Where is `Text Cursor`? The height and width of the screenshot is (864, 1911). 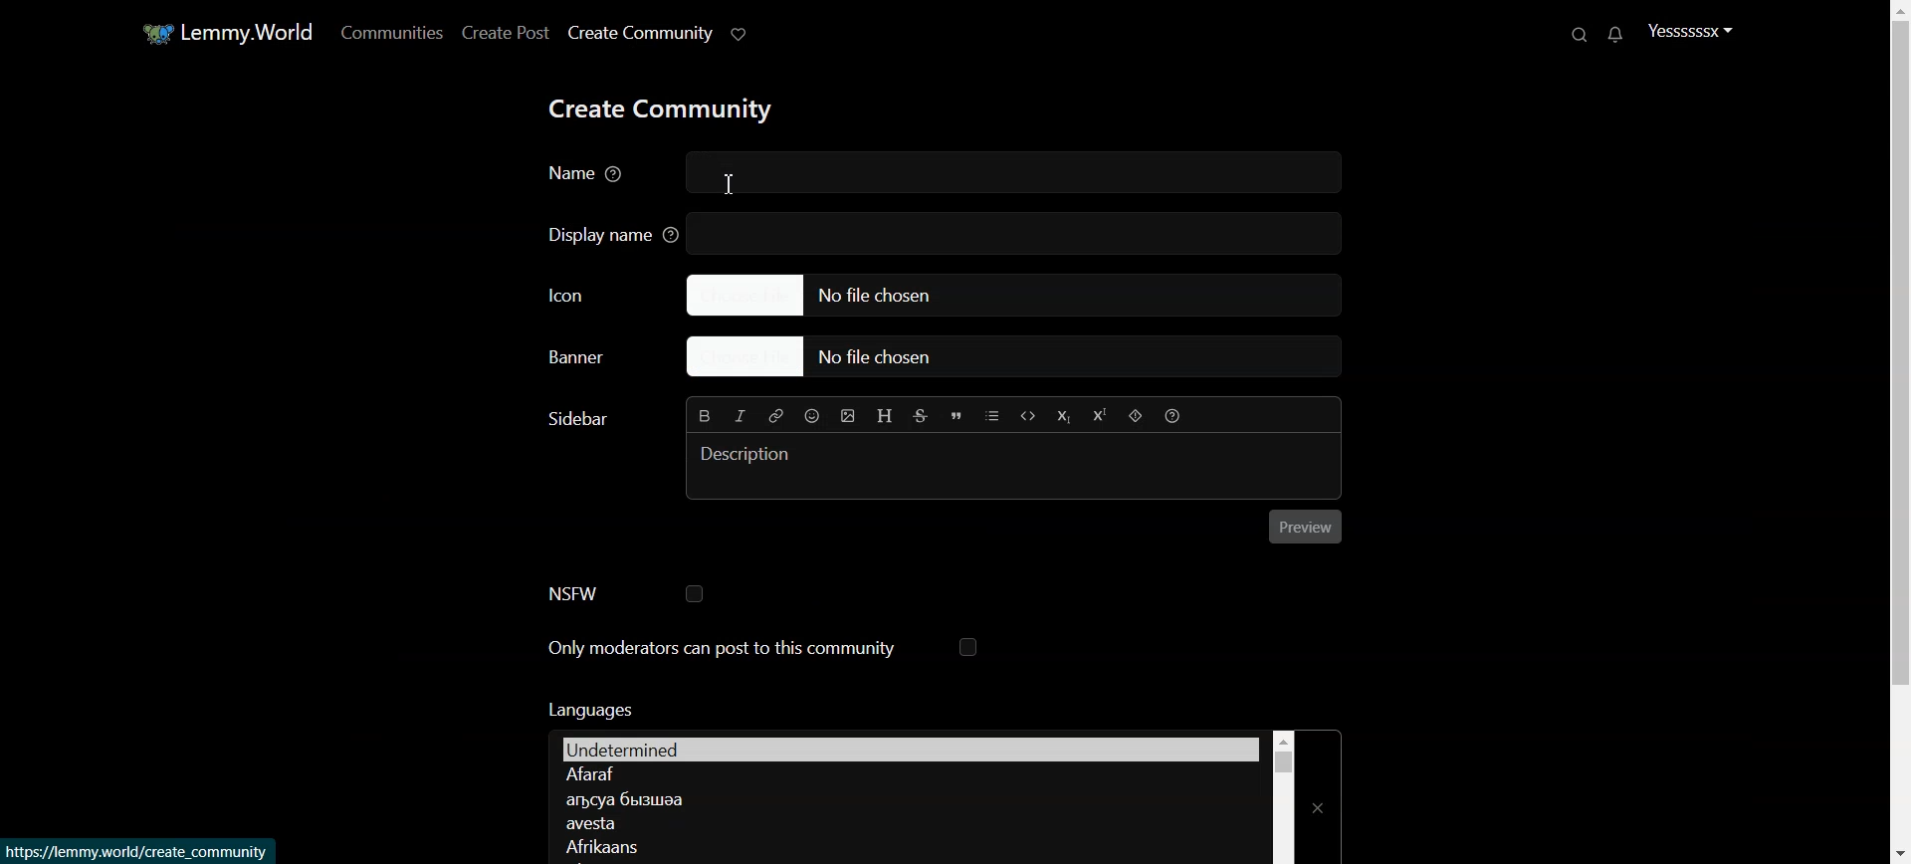 Text Cursor is located at coordinates (728, 181).